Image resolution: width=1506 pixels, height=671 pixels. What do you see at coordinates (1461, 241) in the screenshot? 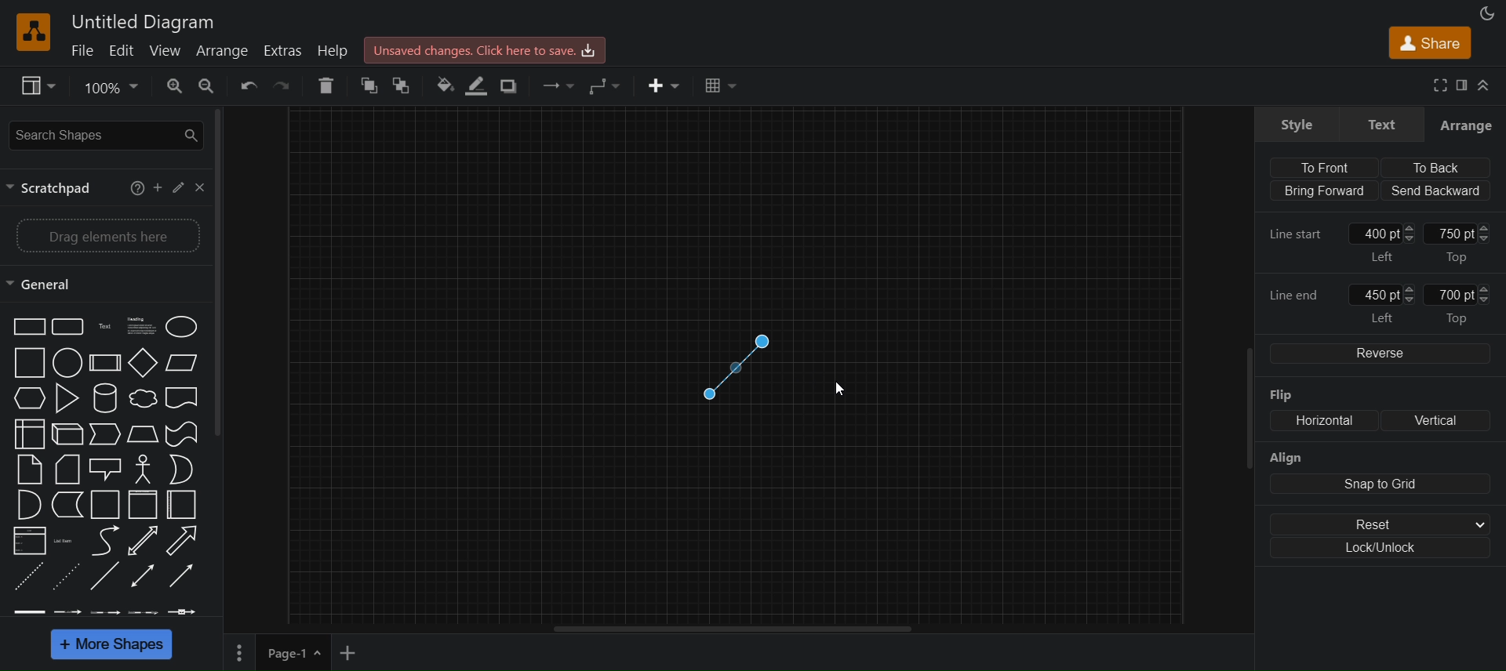
I see `750 pt top` at bounding box center [1461, 241].